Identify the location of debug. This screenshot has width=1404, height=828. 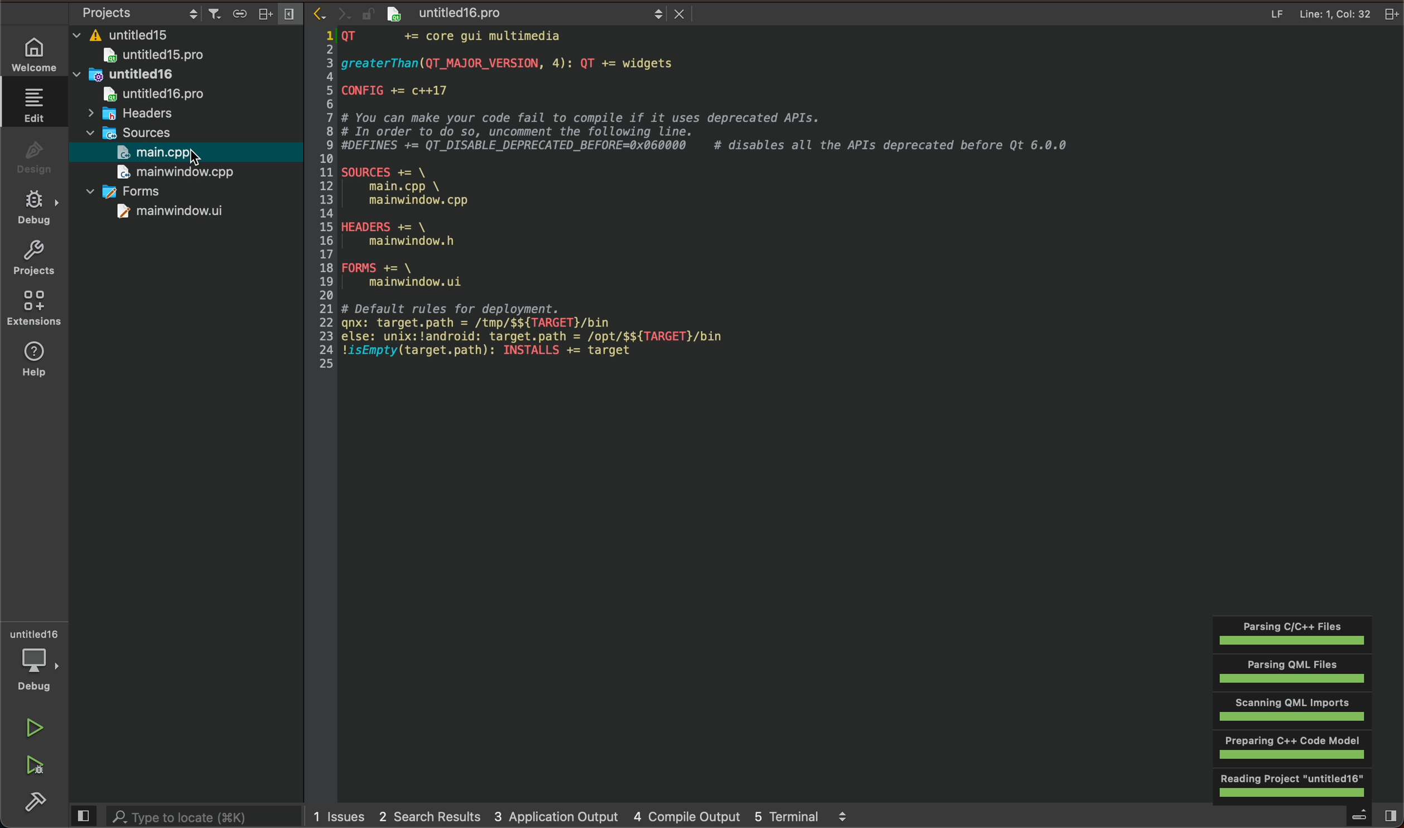
(40, 209).